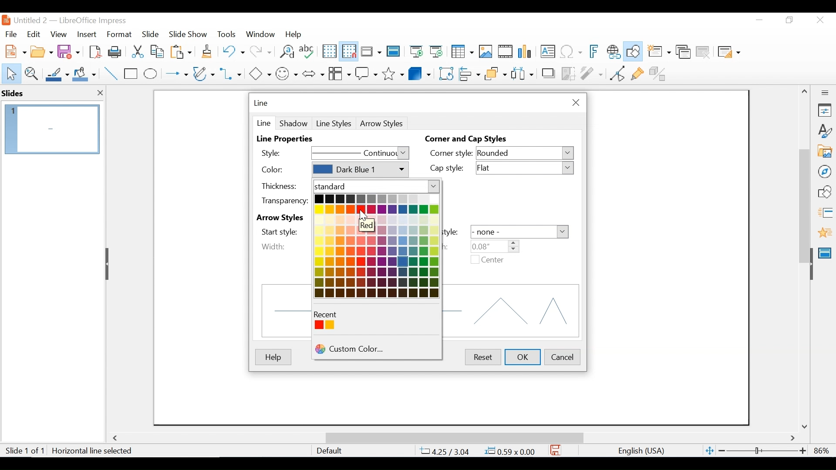 The image size is (836, 470). What do you see at coordinates (492, 261) in the screenshot?
I see `Center` at bounding box center [492, 261].